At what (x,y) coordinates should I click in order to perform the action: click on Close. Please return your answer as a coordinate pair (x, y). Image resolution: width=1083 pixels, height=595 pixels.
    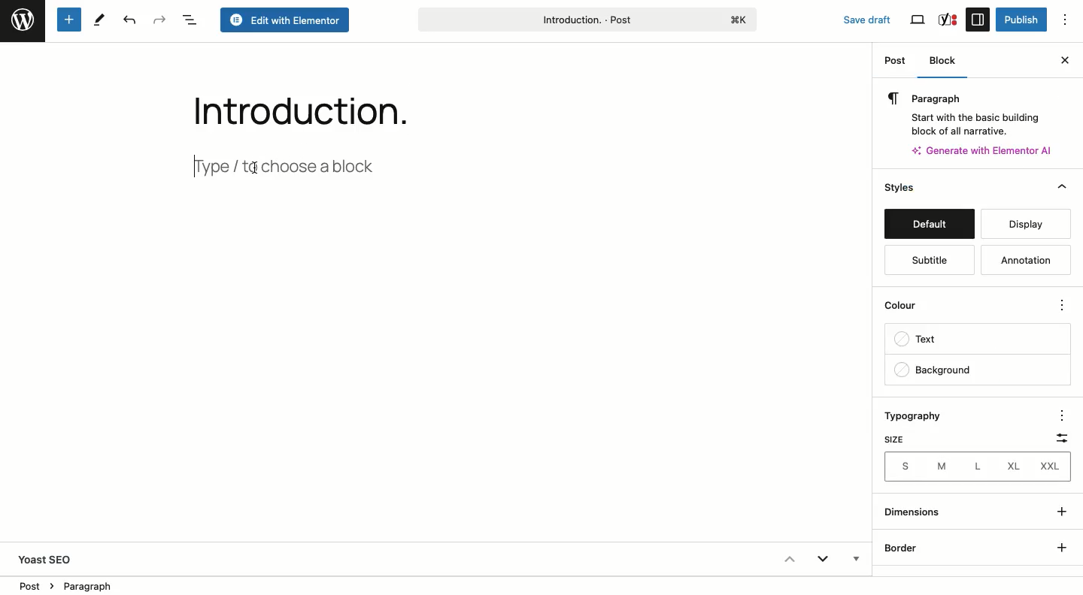
    Looking at the image, I should click on (1064, 59).